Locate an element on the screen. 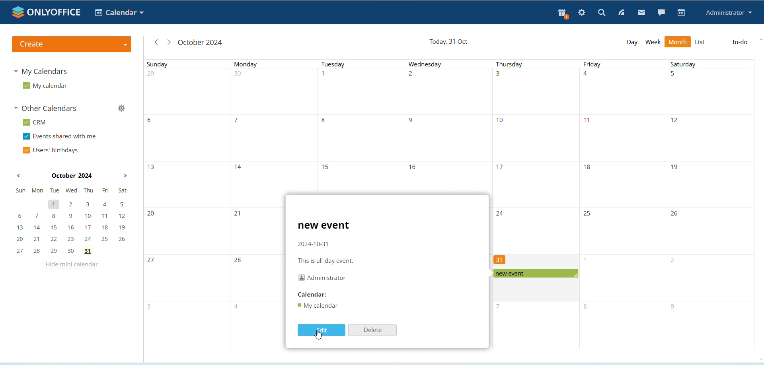  Sunday is located at coordinates (187, 204).